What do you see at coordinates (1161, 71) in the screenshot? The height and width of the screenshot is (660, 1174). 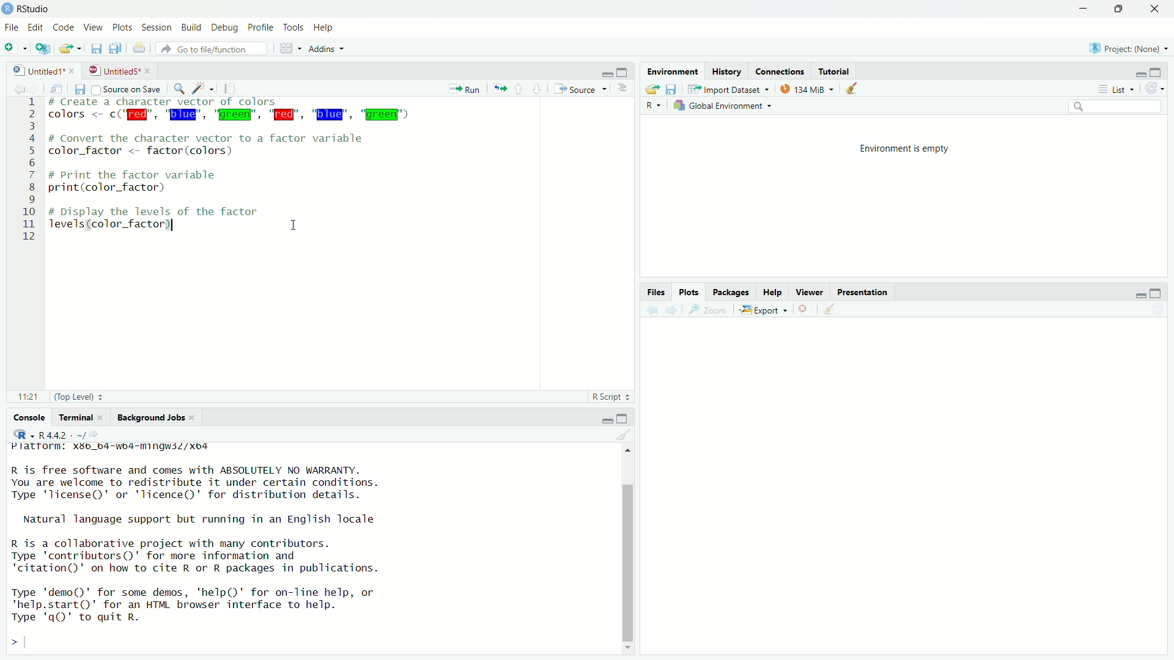 I see `maximize` at bounding box center [1161, 71].